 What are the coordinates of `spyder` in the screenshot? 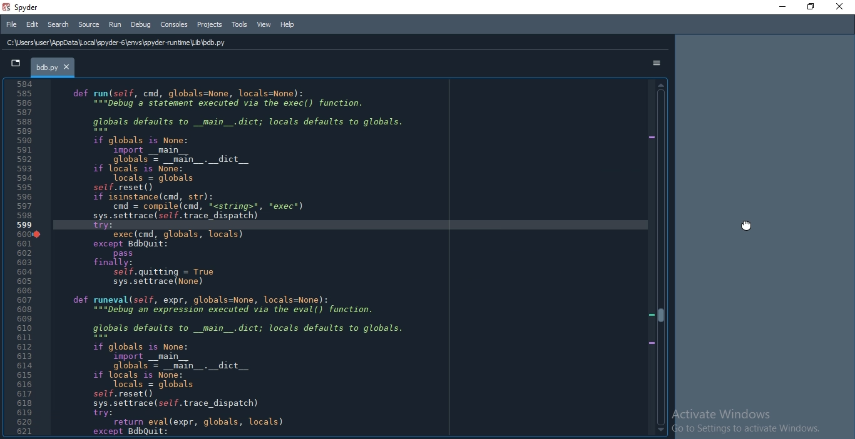 It's located at (29, 7).